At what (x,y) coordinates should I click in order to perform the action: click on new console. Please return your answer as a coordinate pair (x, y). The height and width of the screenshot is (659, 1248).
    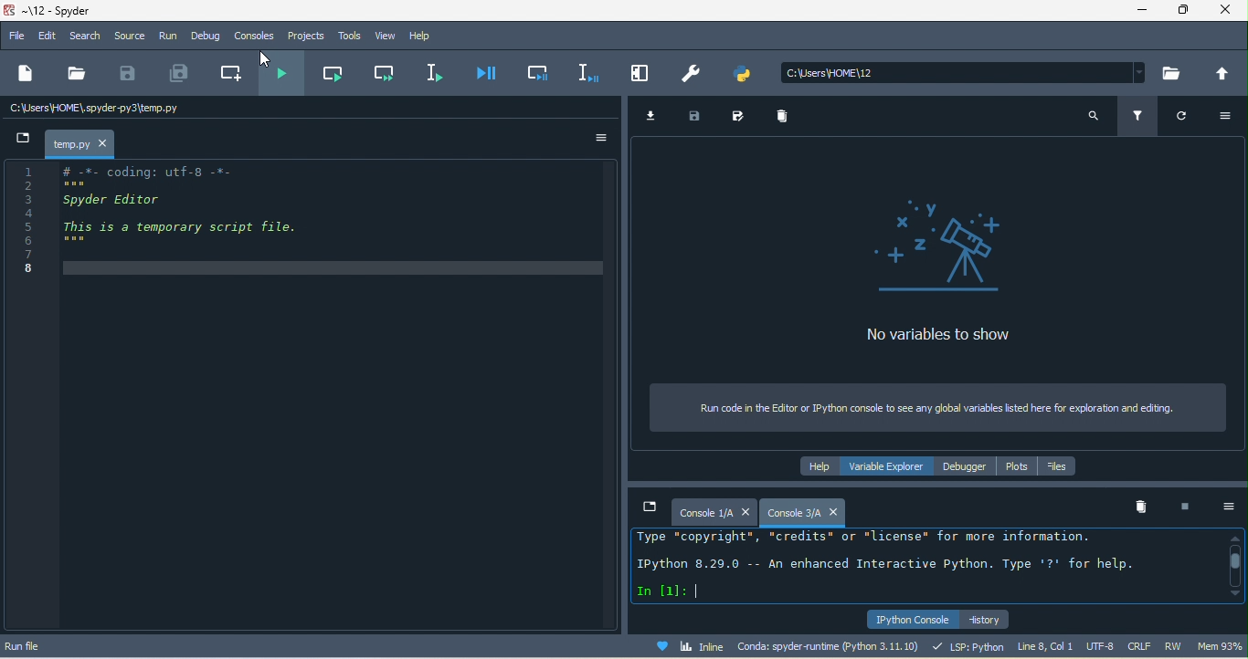
    Looking at the image, I should click on (803, 511).